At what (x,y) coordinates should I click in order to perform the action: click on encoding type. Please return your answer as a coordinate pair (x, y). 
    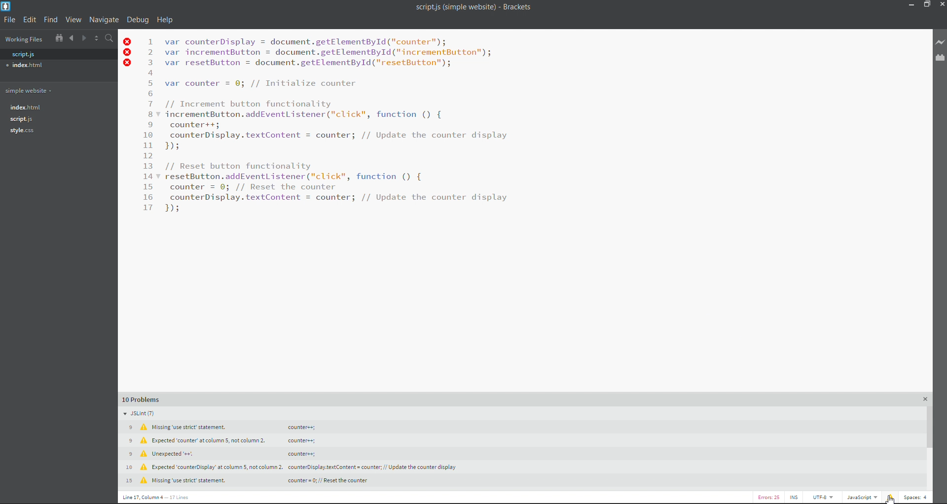
    Looking at the image, I should click on (823, 498).